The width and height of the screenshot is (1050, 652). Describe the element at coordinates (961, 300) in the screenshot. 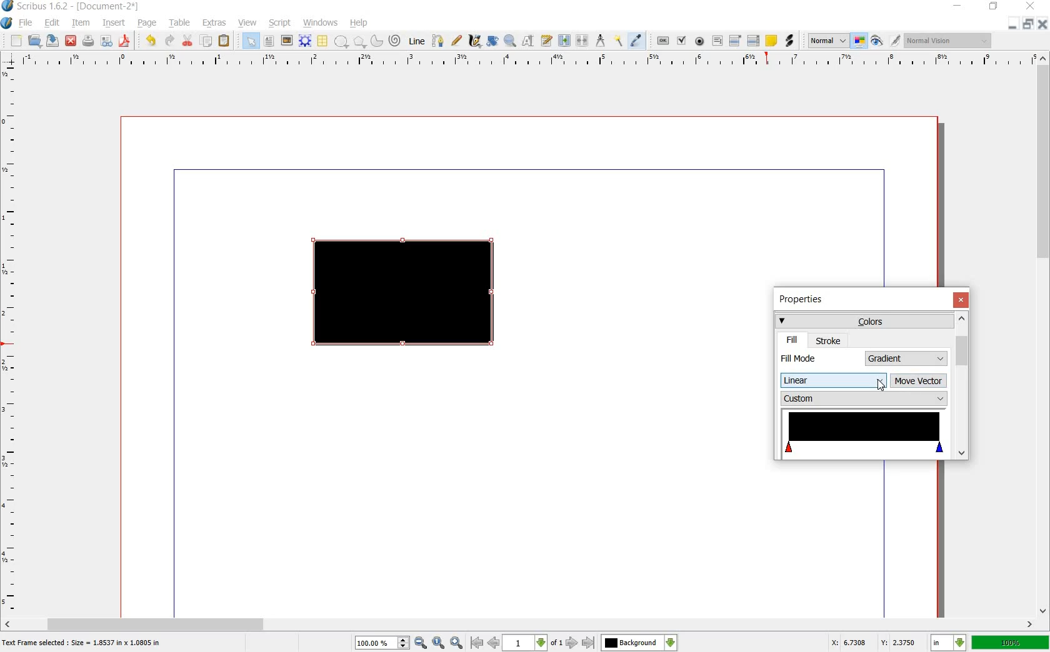

I see `close` at that location.